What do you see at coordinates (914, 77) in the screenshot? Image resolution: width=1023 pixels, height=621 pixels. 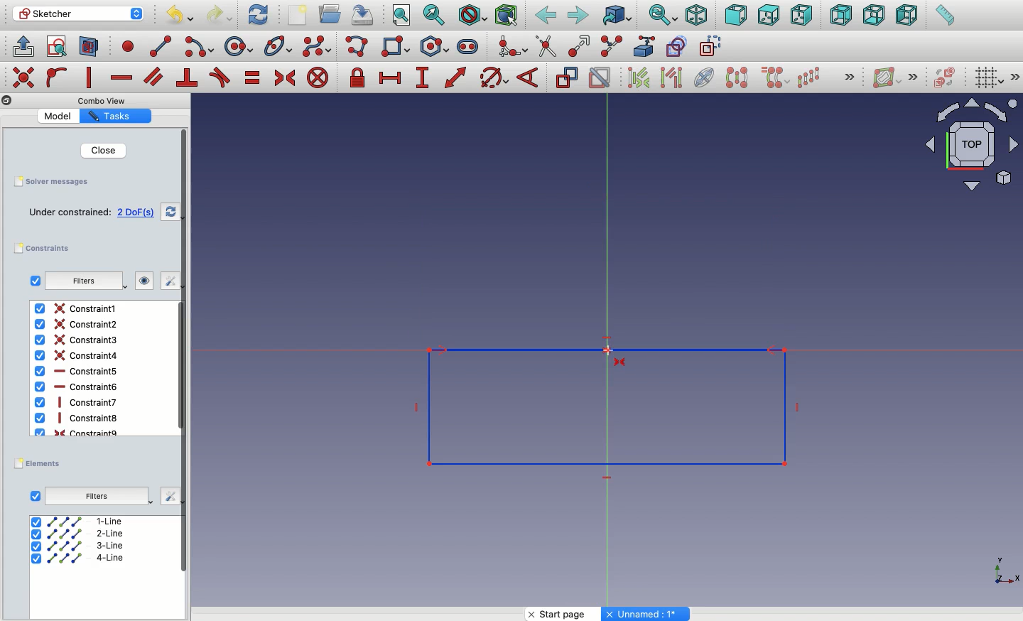 I see `Expand` at bounding box center [914, 77].